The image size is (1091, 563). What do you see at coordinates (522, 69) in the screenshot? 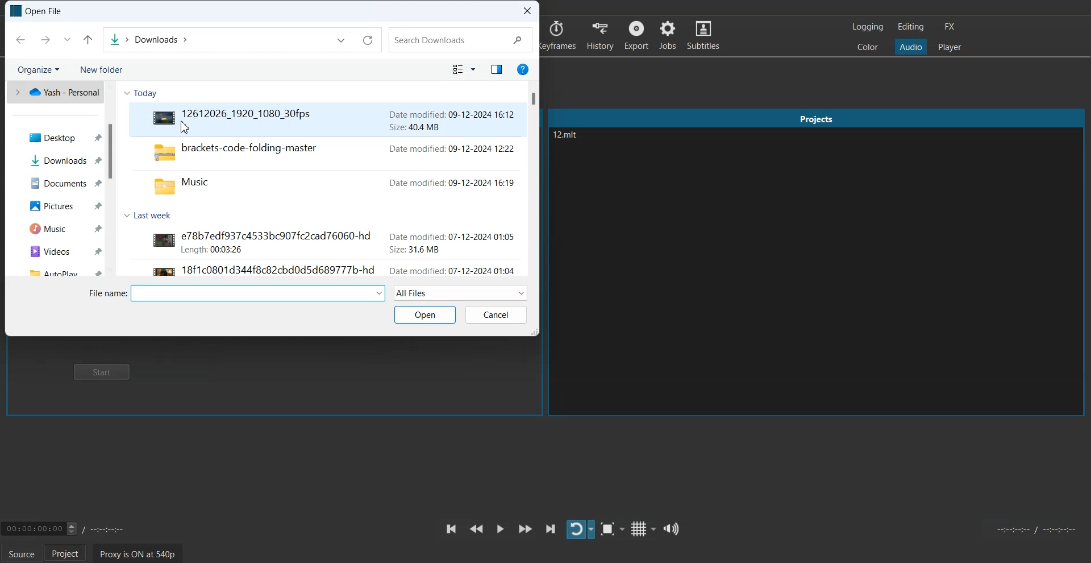
I see `Help` at bounding box center [522, 69].